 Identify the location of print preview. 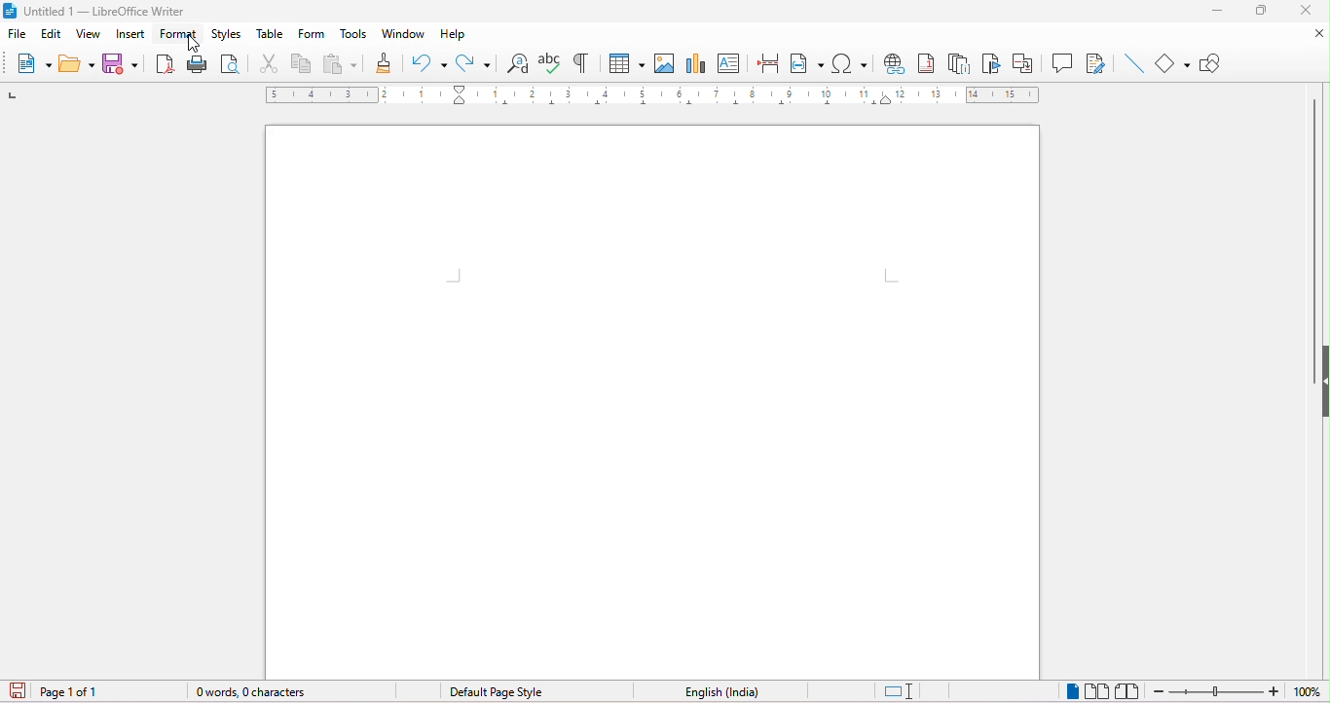
(234, 67).